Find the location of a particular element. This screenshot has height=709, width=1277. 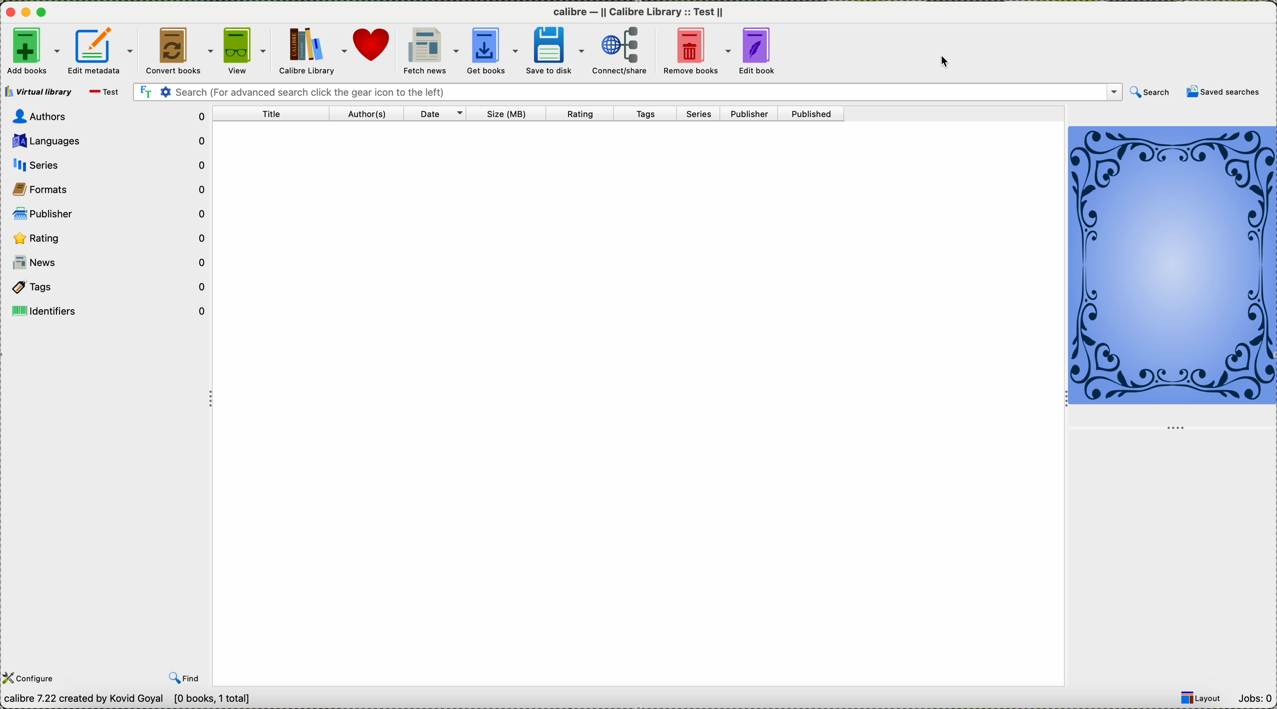

Authors is located at coordinates (106, 116).